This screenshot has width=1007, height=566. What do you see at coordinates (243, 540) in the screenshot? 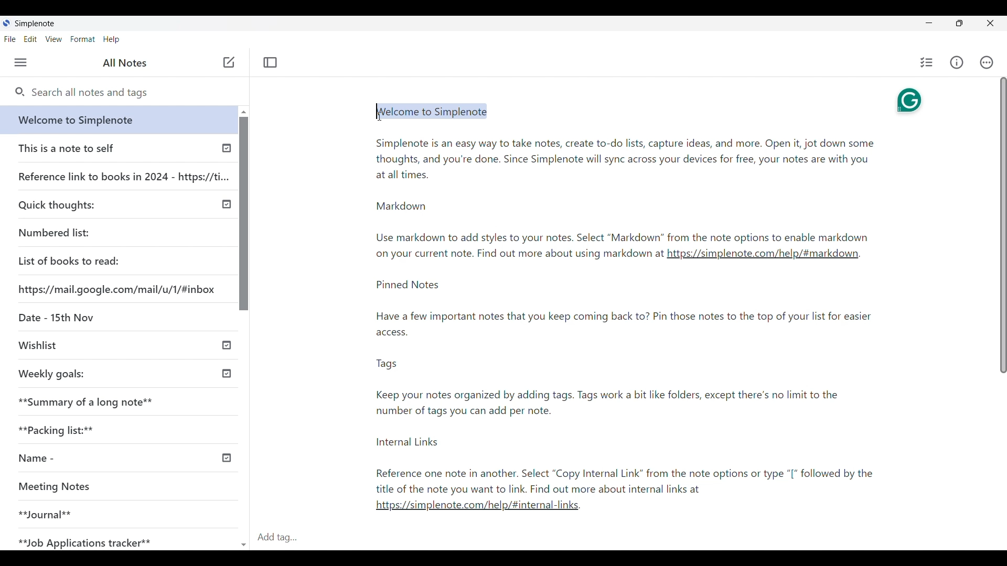
I see `Quick slide to bottom` at bounding box center [243, 540].